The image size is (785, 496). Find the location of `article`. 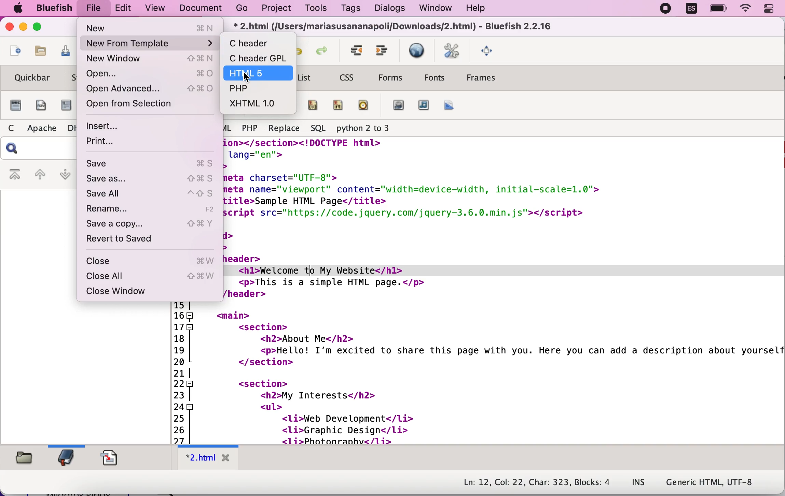

article is located at coordinates (66, 106).